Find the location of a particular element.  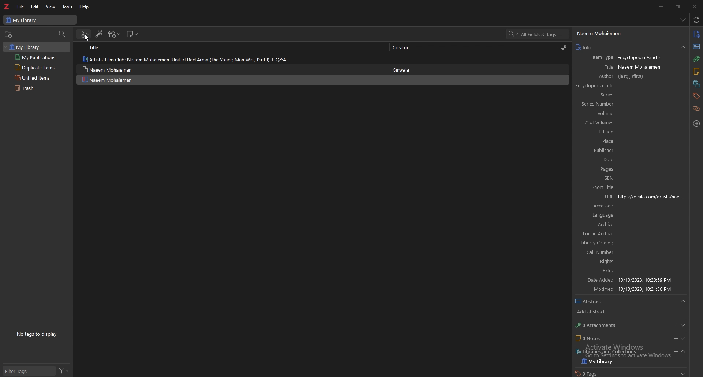

my library is located at coordinates (40, 20).